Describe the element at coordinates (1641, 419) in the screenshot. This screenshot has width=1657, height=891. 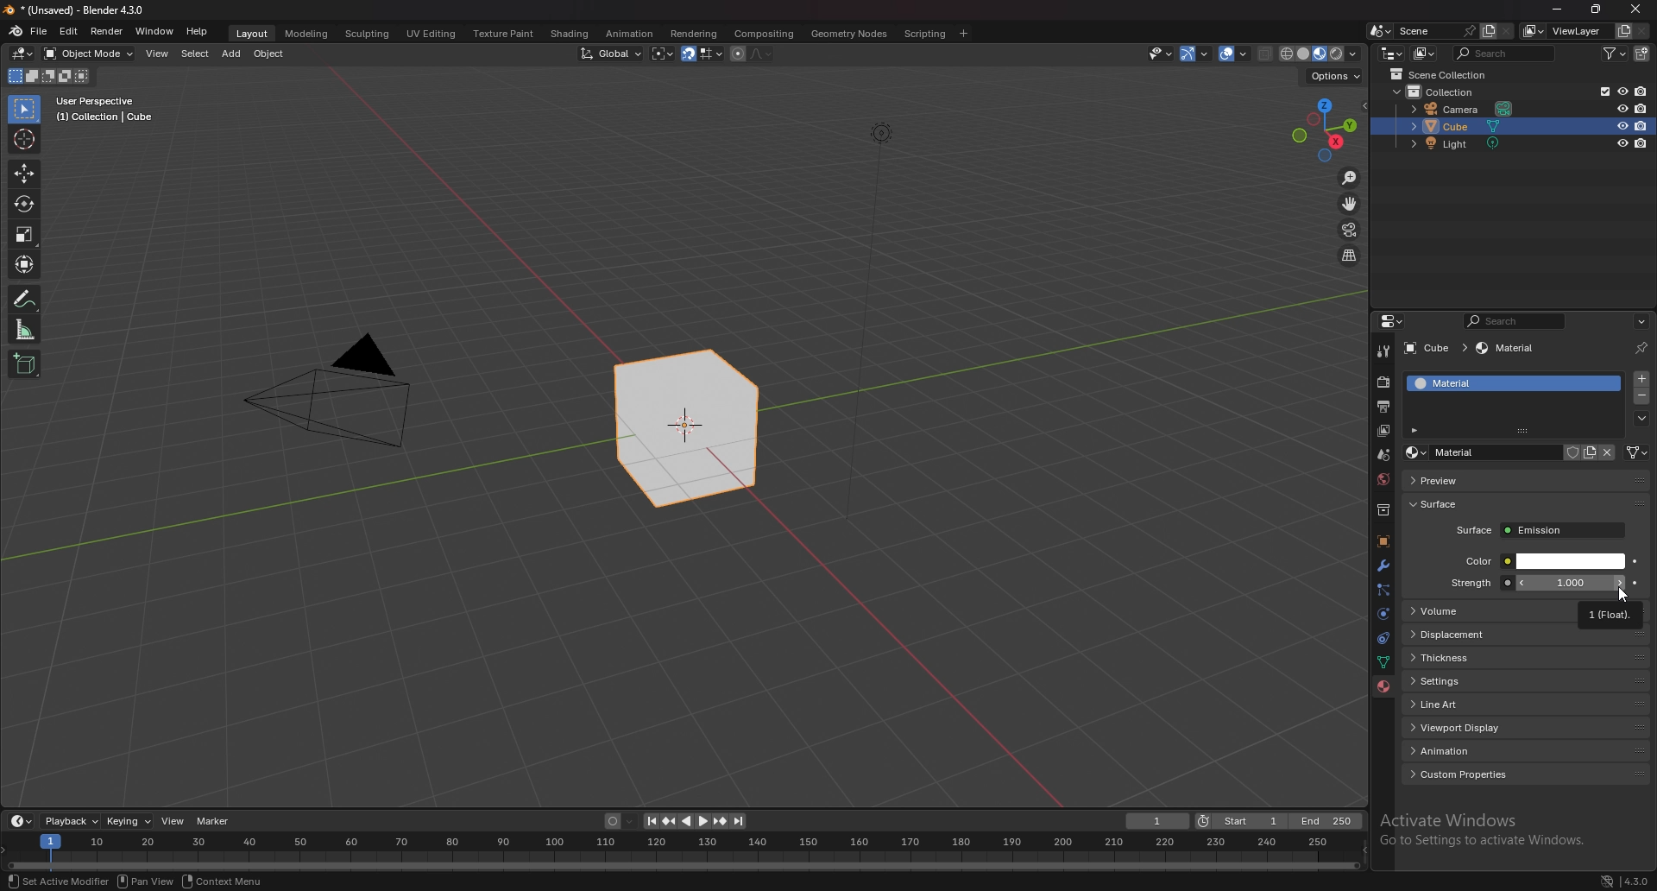
I see `dropdown` at that location.